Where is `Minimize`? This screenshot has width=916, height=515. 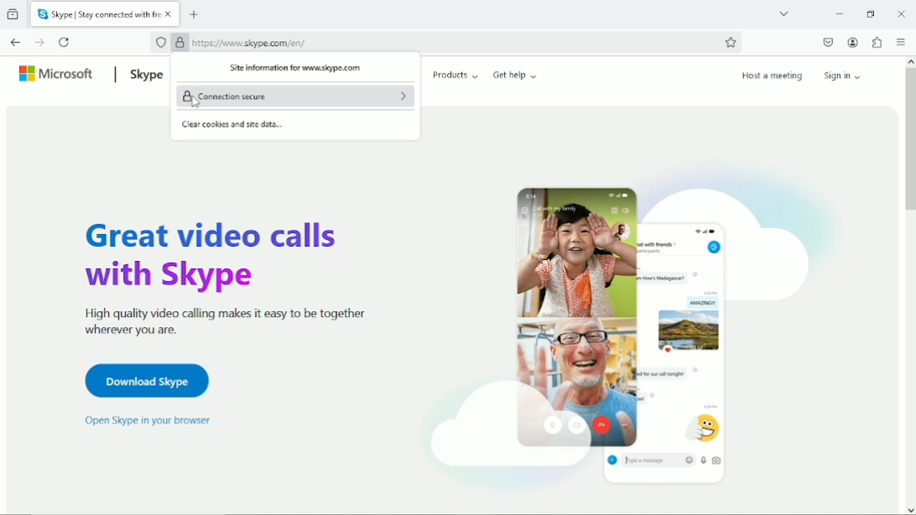 Minimize is located at coordinates (839, 13).